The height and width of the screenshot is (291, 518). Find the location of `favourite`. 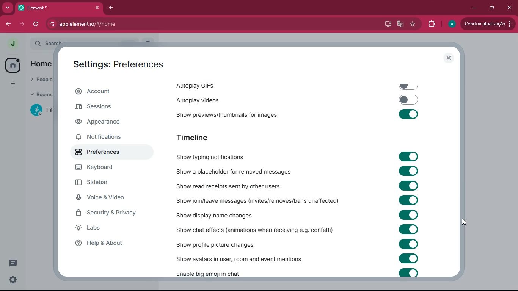

favourite is located at coordinates (412, 25).